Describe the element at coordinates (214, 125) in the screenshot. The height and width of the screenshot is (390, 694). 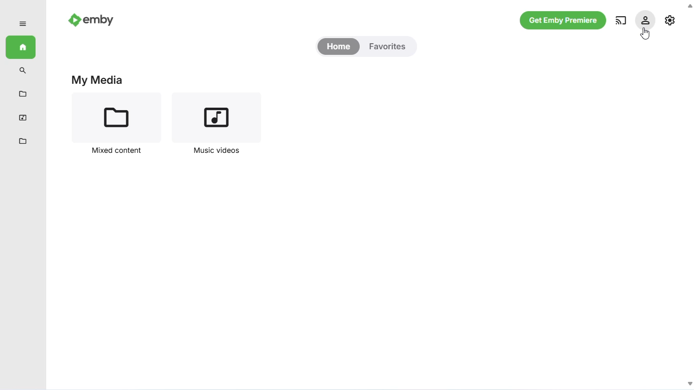
I see `music videos` at that location.